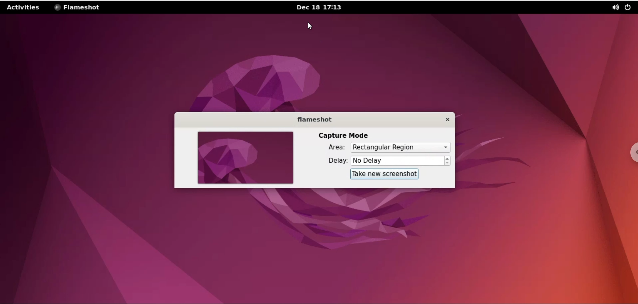 Image resolution: width=638 pixels, height=304 pixels. What do you see at coordinates (397, 161) in the screenshot?
I see `delay time ` at bounding box center [397, 161].